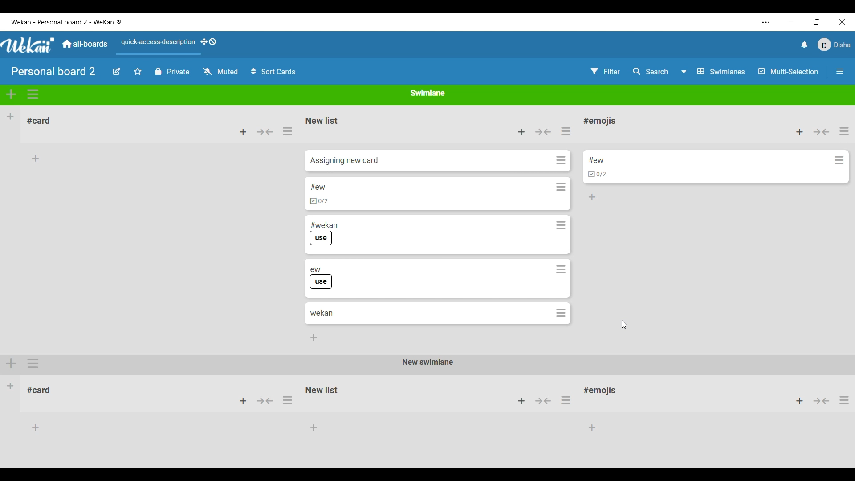 The image size is (855, 481). Describe the element at coordinates (53, 71) in the screenshot. I see `Board title` at that location.